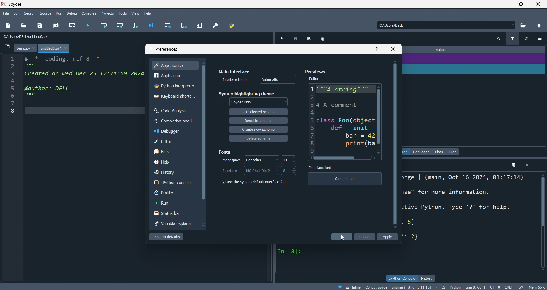 This screenshot has width=547, height=290. Describe the element at coordinates (388, 236) in the screenshot. I see `apply` at that location.